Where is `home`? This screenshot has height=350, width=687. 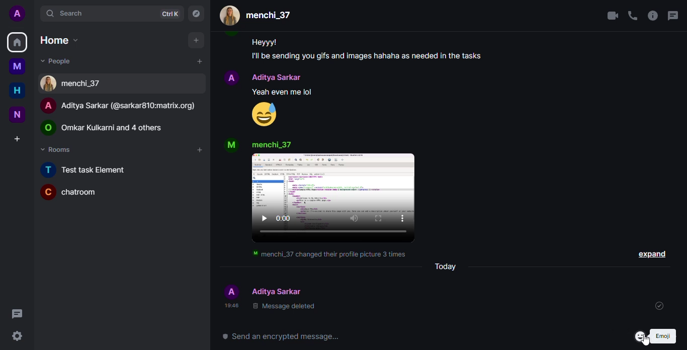 home is located at coordinates (56, 40).